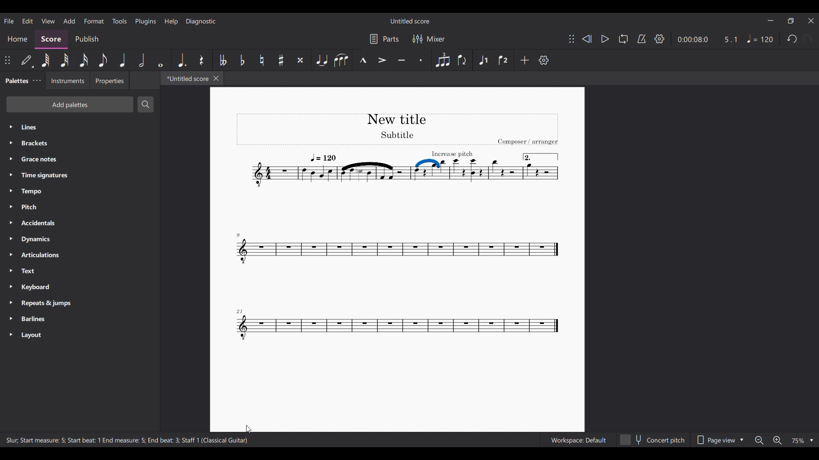 Image resolution: width=819 pixels, height=460 pixels. I want to click on Close interface, so click(811, 21).